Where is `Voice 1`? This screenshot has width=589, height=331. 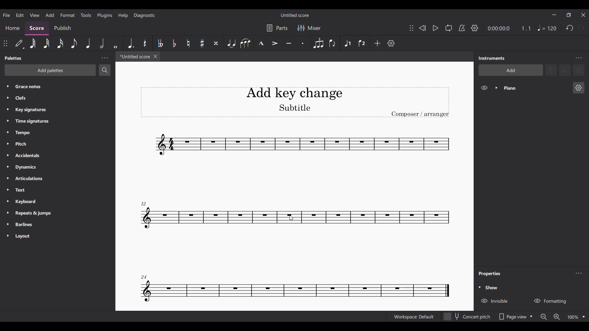
Voice 1 is located at coordinates (348, 43).